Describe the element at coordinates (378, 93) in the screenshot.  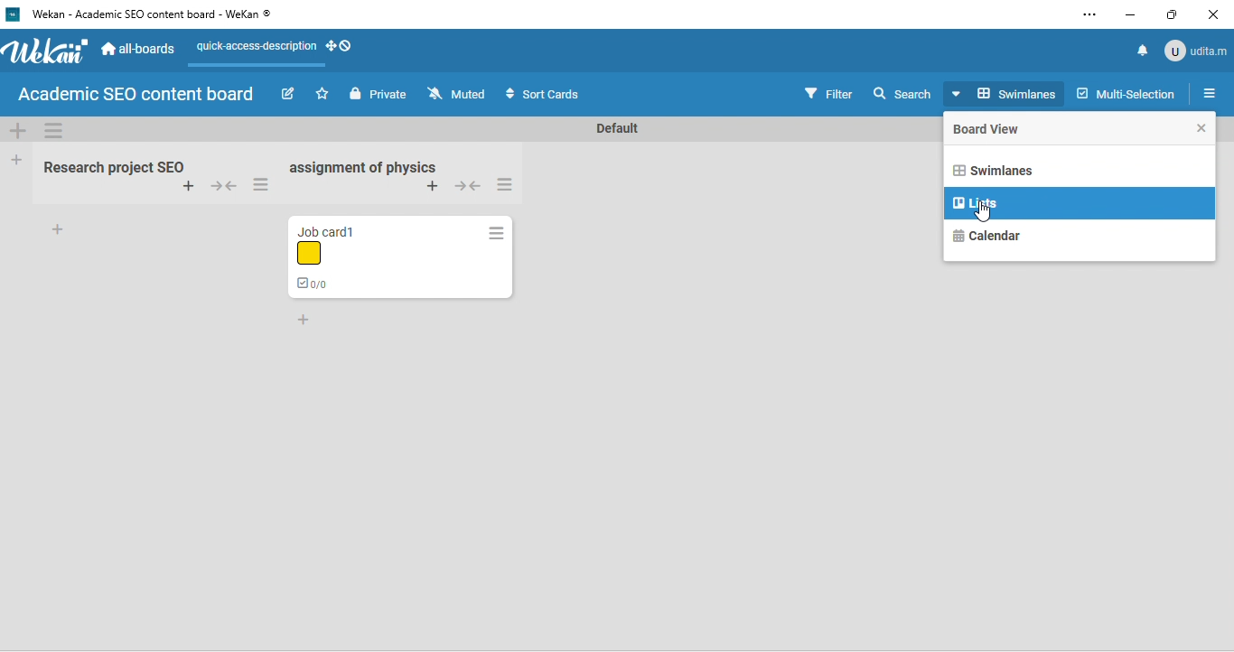
I see `private` at that location.